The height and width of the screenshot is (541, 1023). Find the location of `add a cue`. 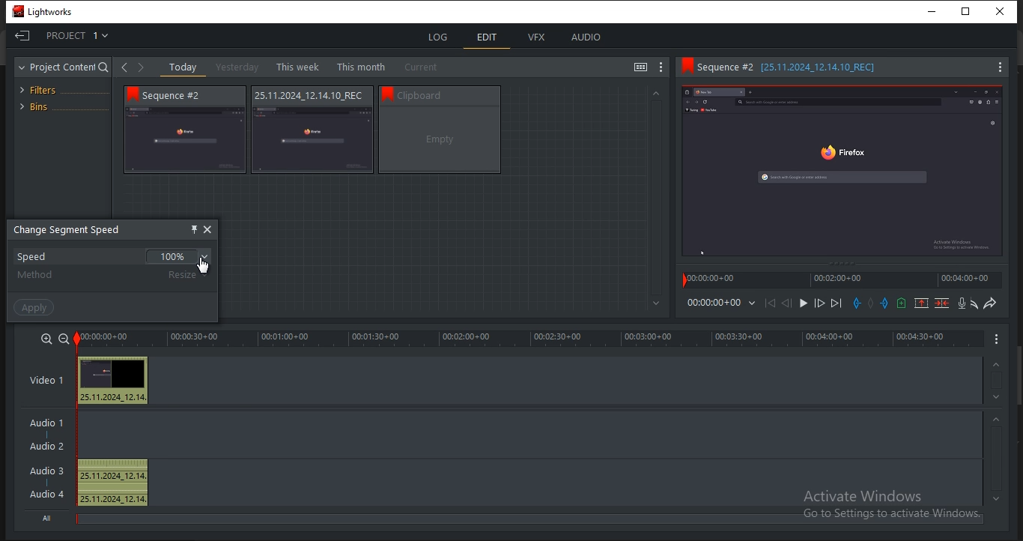

add a cue is located at coordinates (902, 303).